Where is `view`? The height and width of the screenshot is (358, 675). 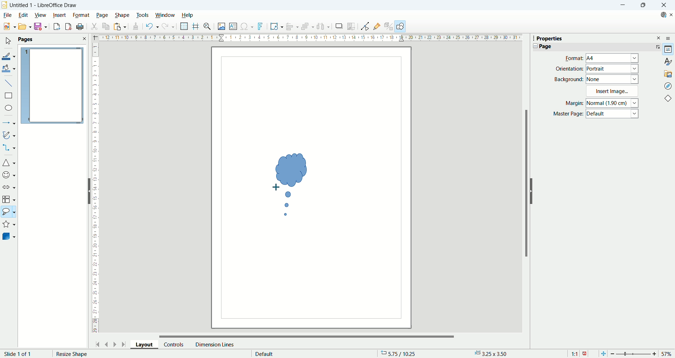 view is located at coordinates (41, 14).